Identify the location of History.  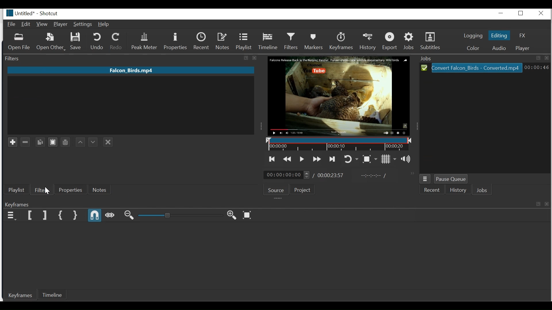
(458, 189).